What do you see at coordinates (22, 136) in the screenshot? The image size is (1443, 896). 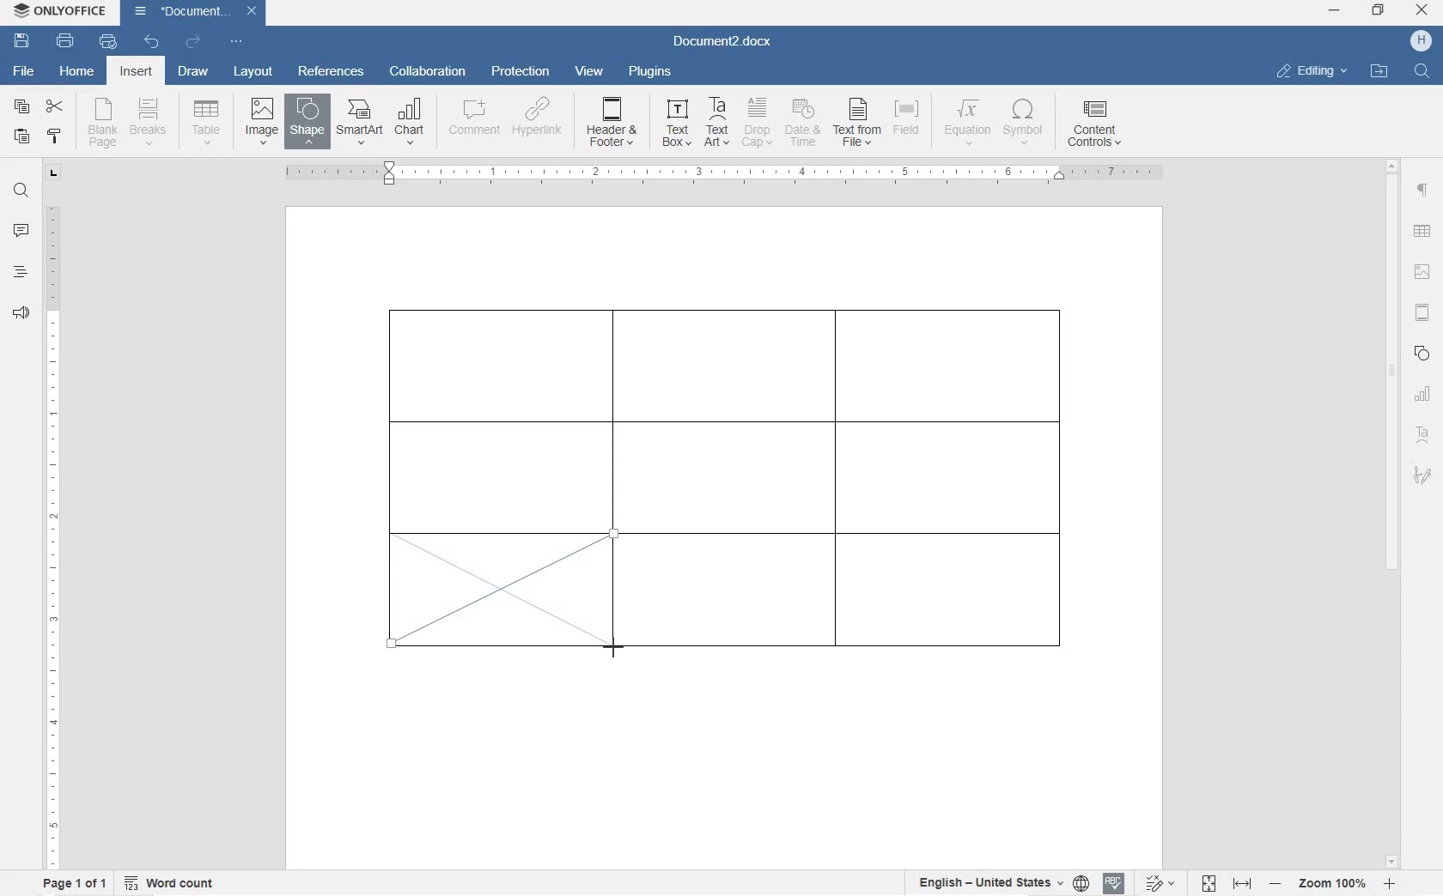 I see `paste` at bounding box center [22, 136].